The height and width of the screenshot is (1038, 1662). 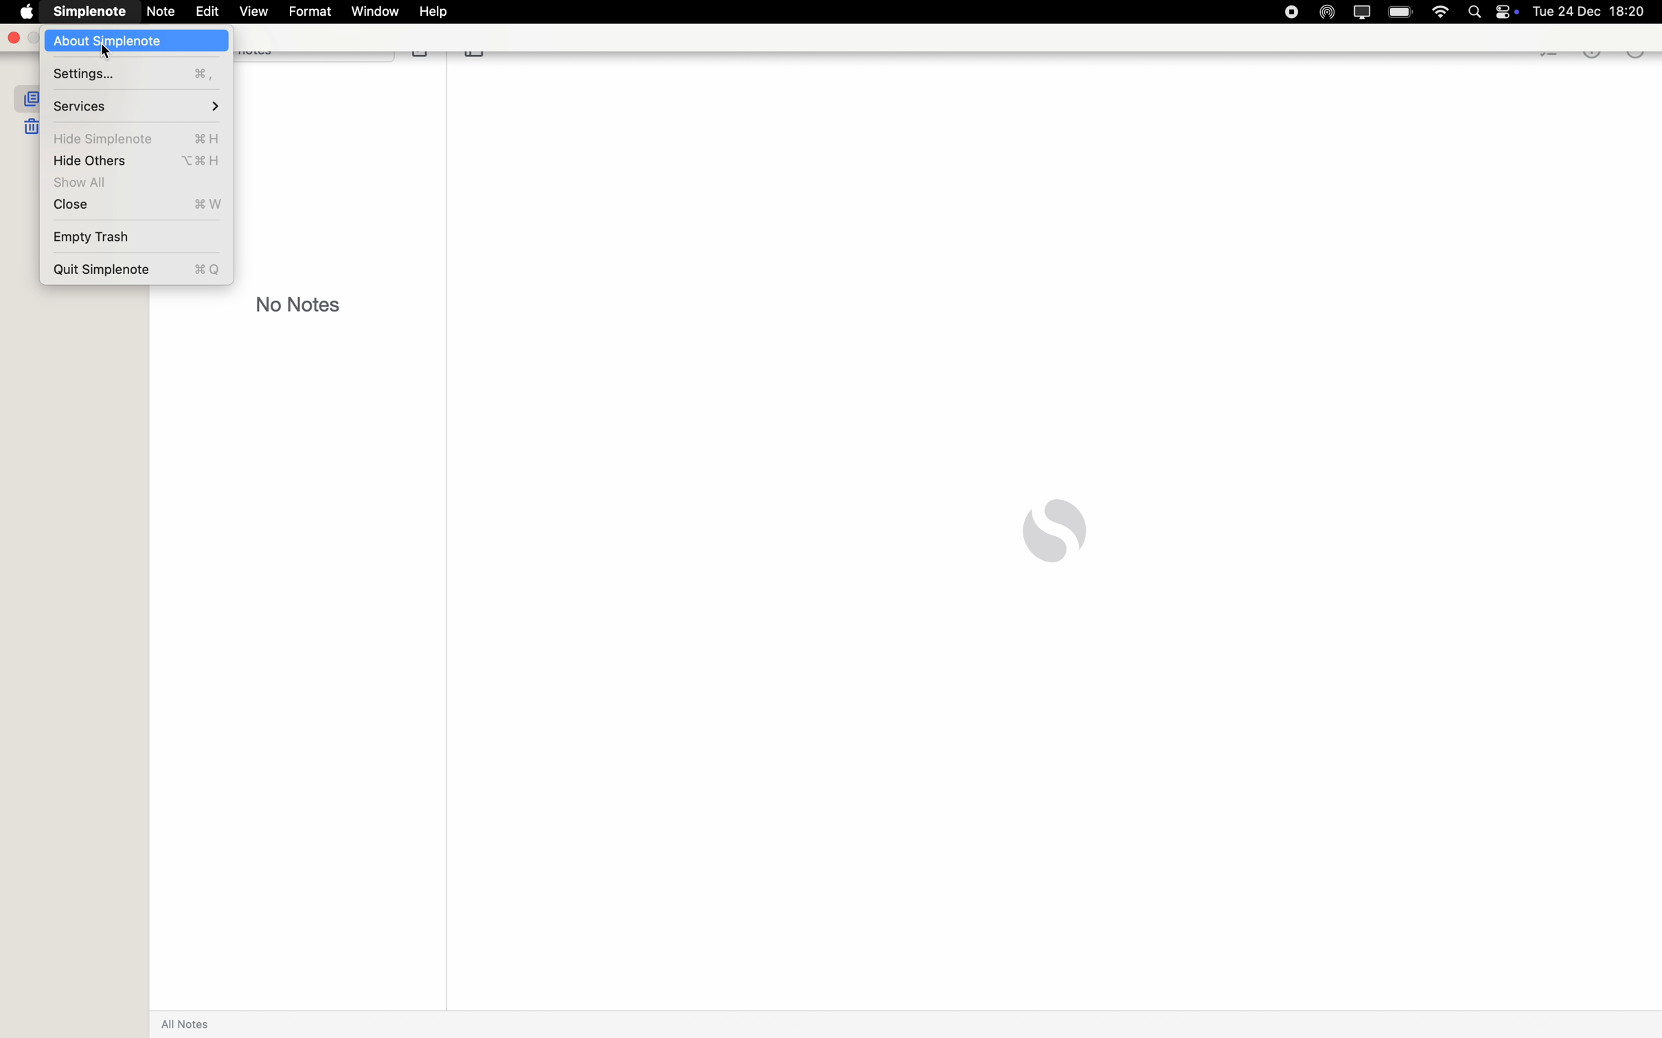 I want to click on Spotlight search, so click(x=1479, y=11).